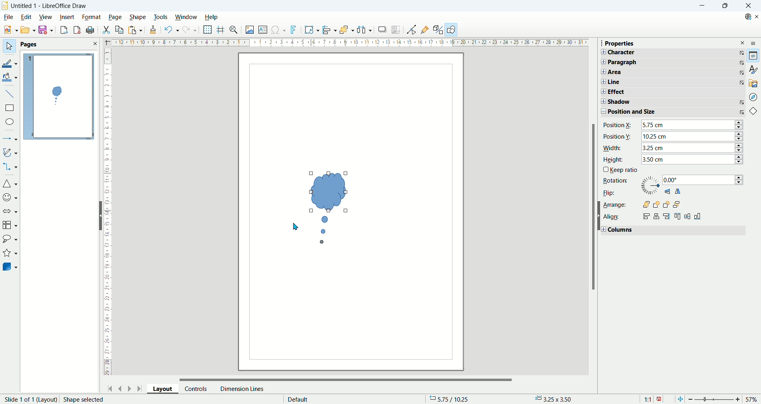  Describe the element at coordinates (618, 125) in the screenshot. I see `Position X` at that location.